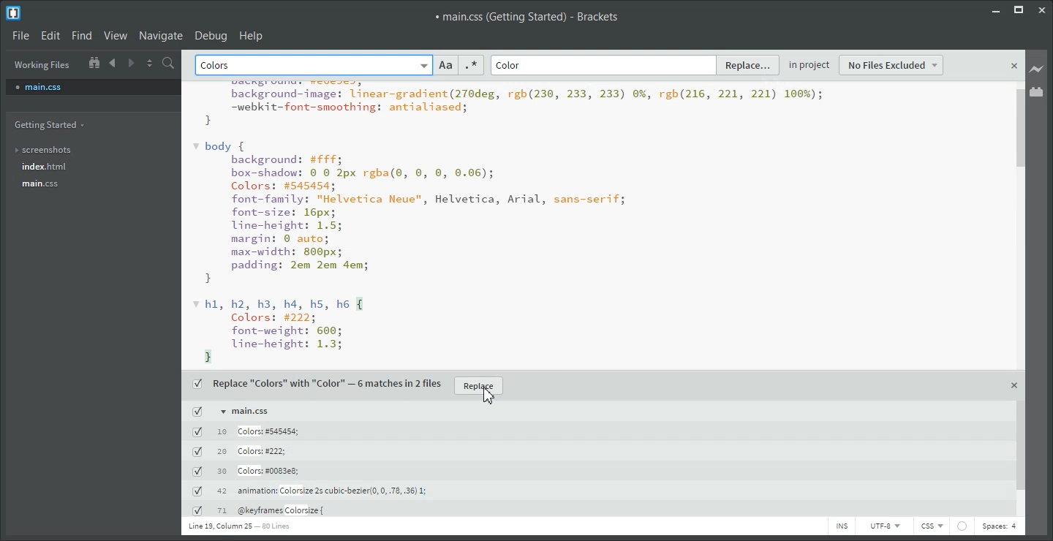  What do you see at coordinates (1000, 527) in the screenshot?
I see `Spaces: 4` at bounding box center [1000, 527].